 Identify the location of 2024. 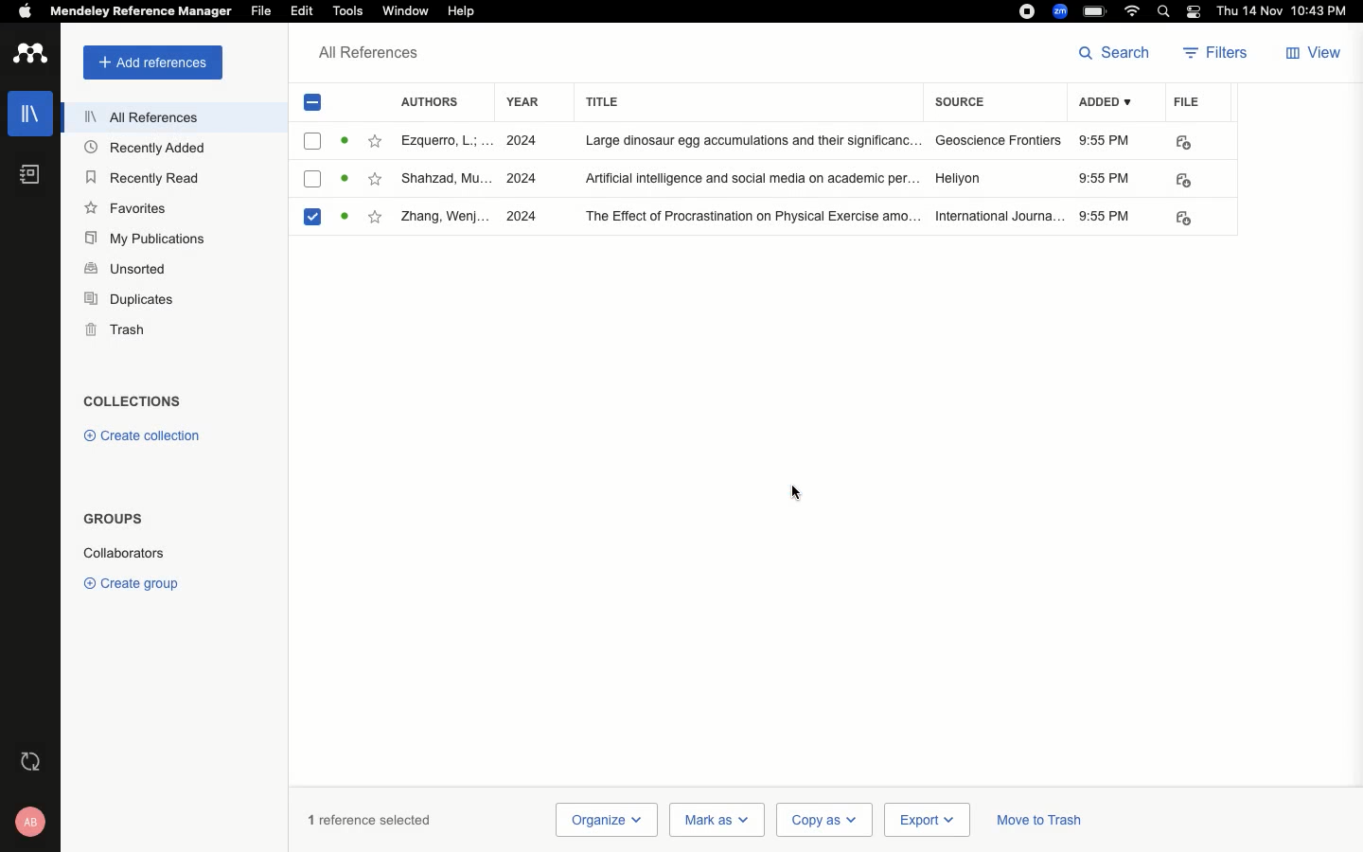
(521, 179).